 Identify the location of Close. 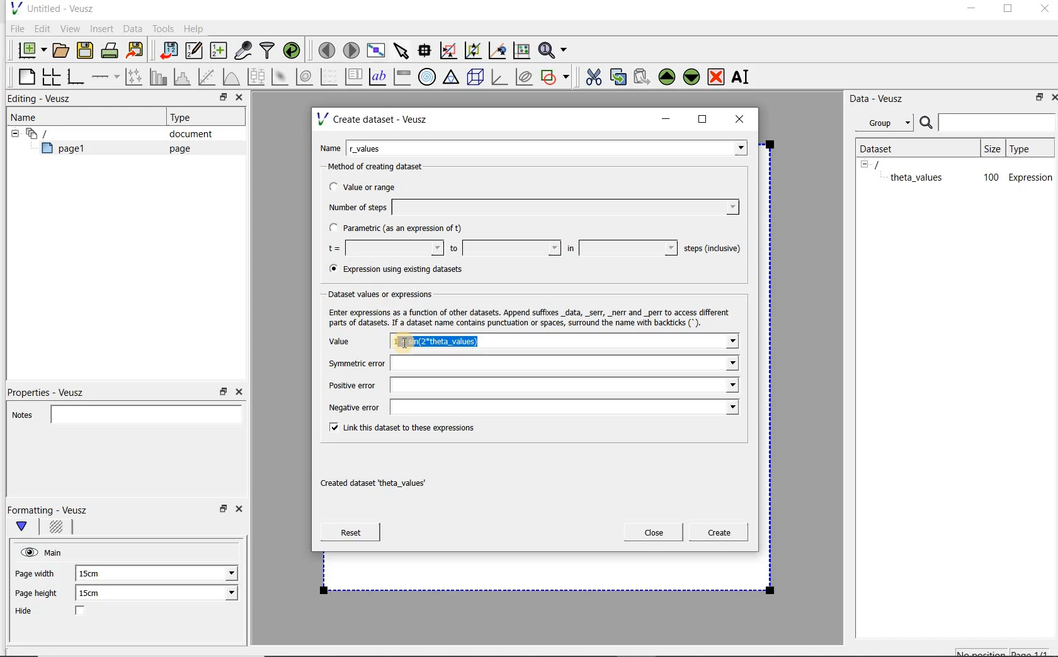
(241, 511).